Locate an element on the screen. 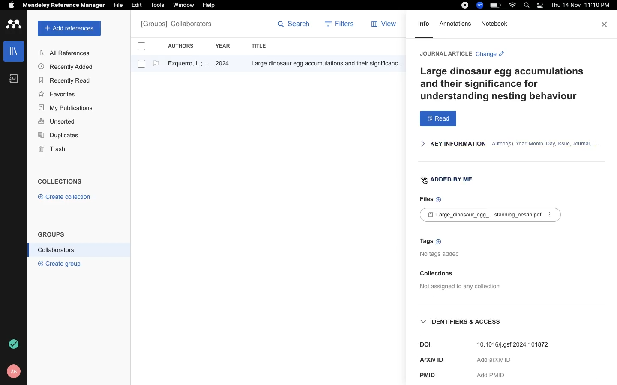  notebook is located at coordinates (14, 79).